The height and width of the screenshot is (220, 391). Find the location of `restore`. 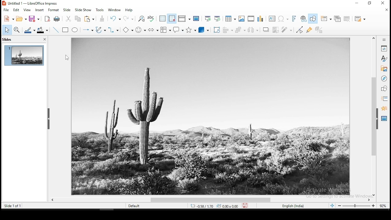

restore is located at coordinates (368, 3).